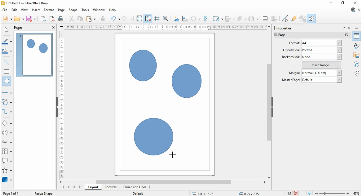 The width and height of the screenshot is (362, 196). I want to click on scroll bar, so click(165, 182).